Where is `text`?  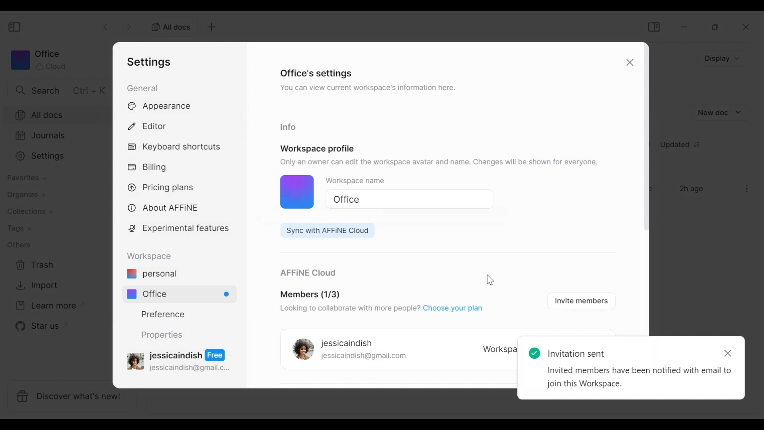
text is located at coordinates (633, 367).